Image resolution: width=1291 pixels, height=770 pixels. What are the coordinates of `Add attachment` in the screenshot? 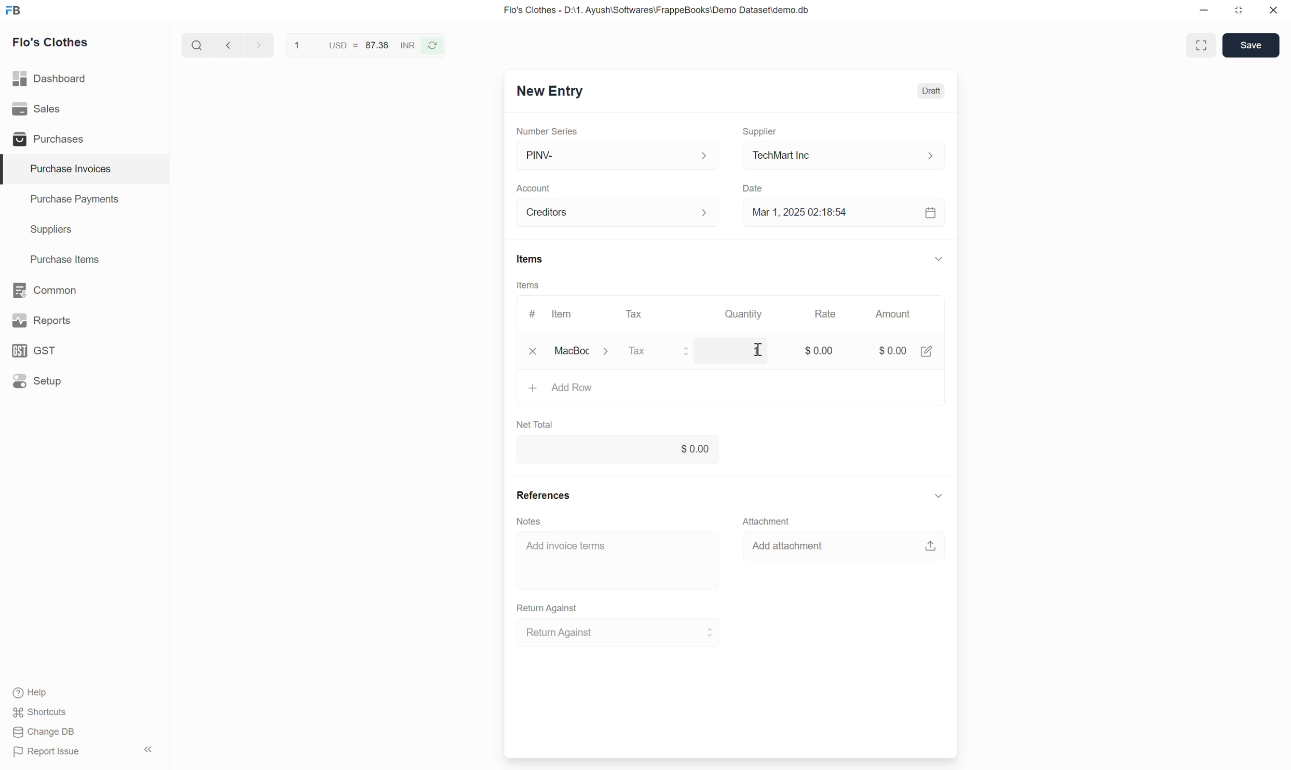 It's located at (844, 545).